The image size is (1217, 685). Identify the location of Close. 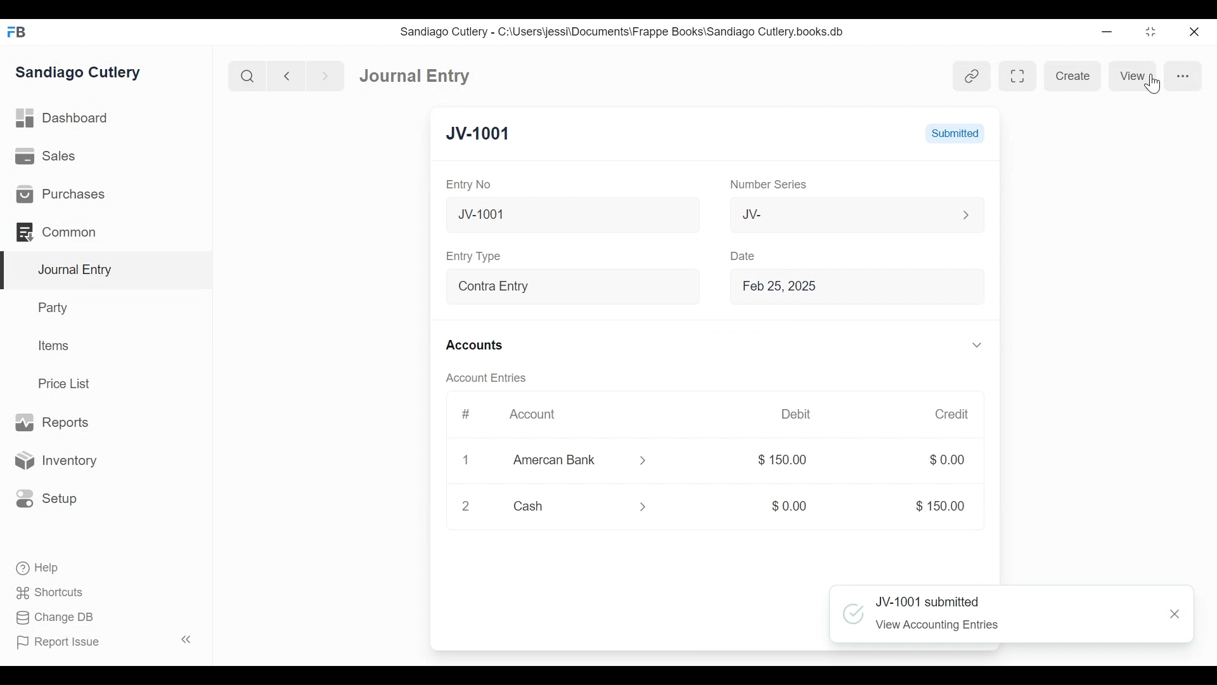
(1176, 615).